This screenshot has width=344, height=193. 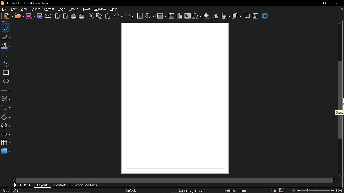 I want to click on paste, so click(x=108, y=16).